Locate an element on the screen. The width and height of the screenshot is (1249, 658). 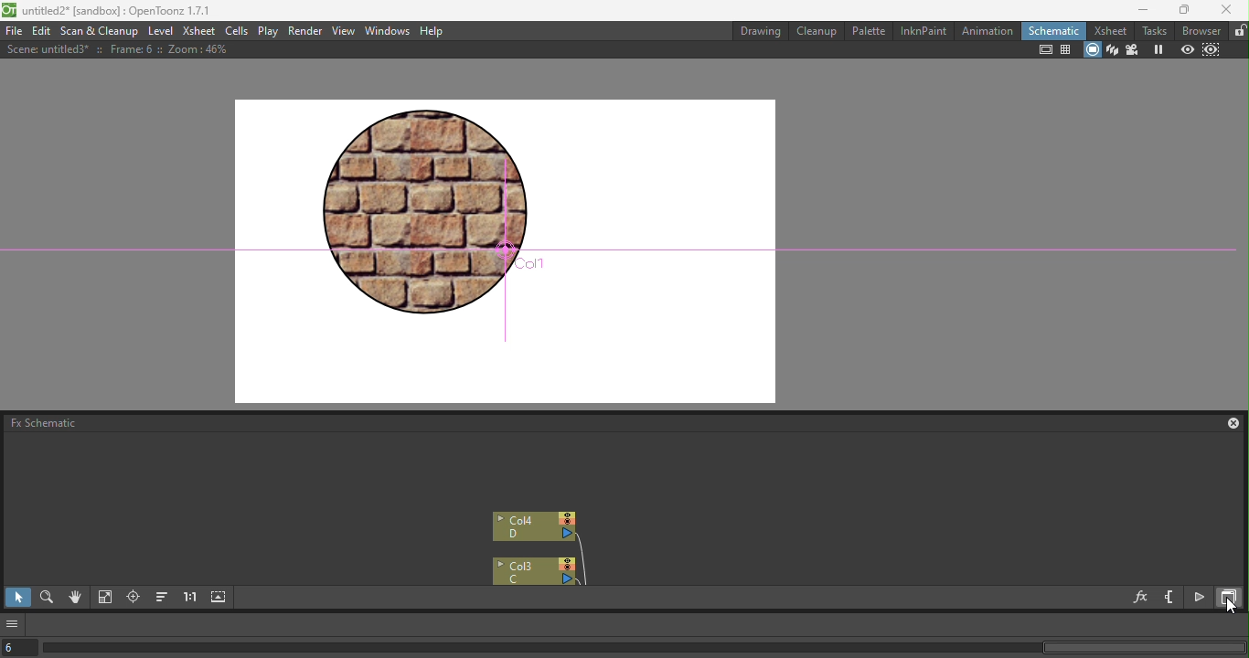
Lock rooms tab is located at coordinates (1239, 31).